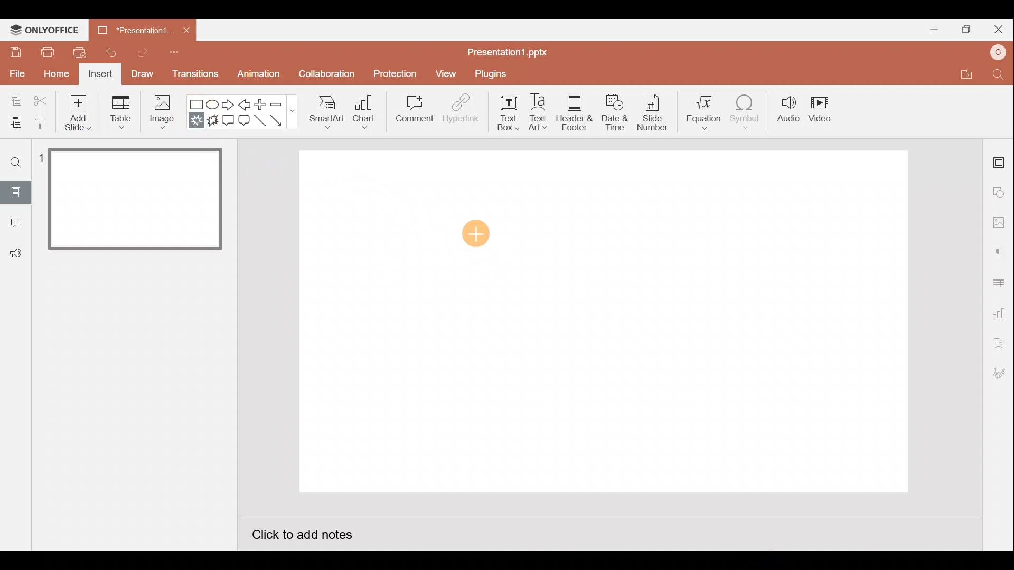 This screenshot has height=570, width=1014. What do you see at coordinates (138, 53) in the screenshot?
I see `Redo` at bounding box center [138, 53].